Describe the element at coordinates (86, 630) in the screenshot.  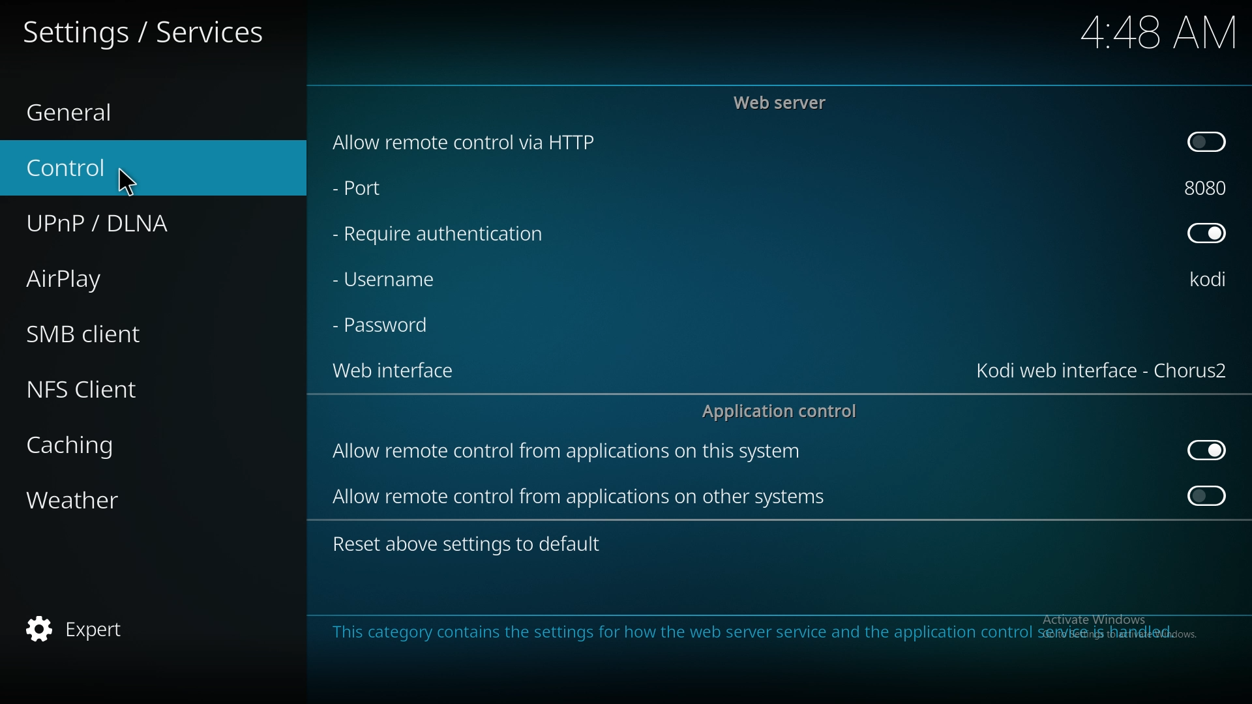
I see `expert` at that location.